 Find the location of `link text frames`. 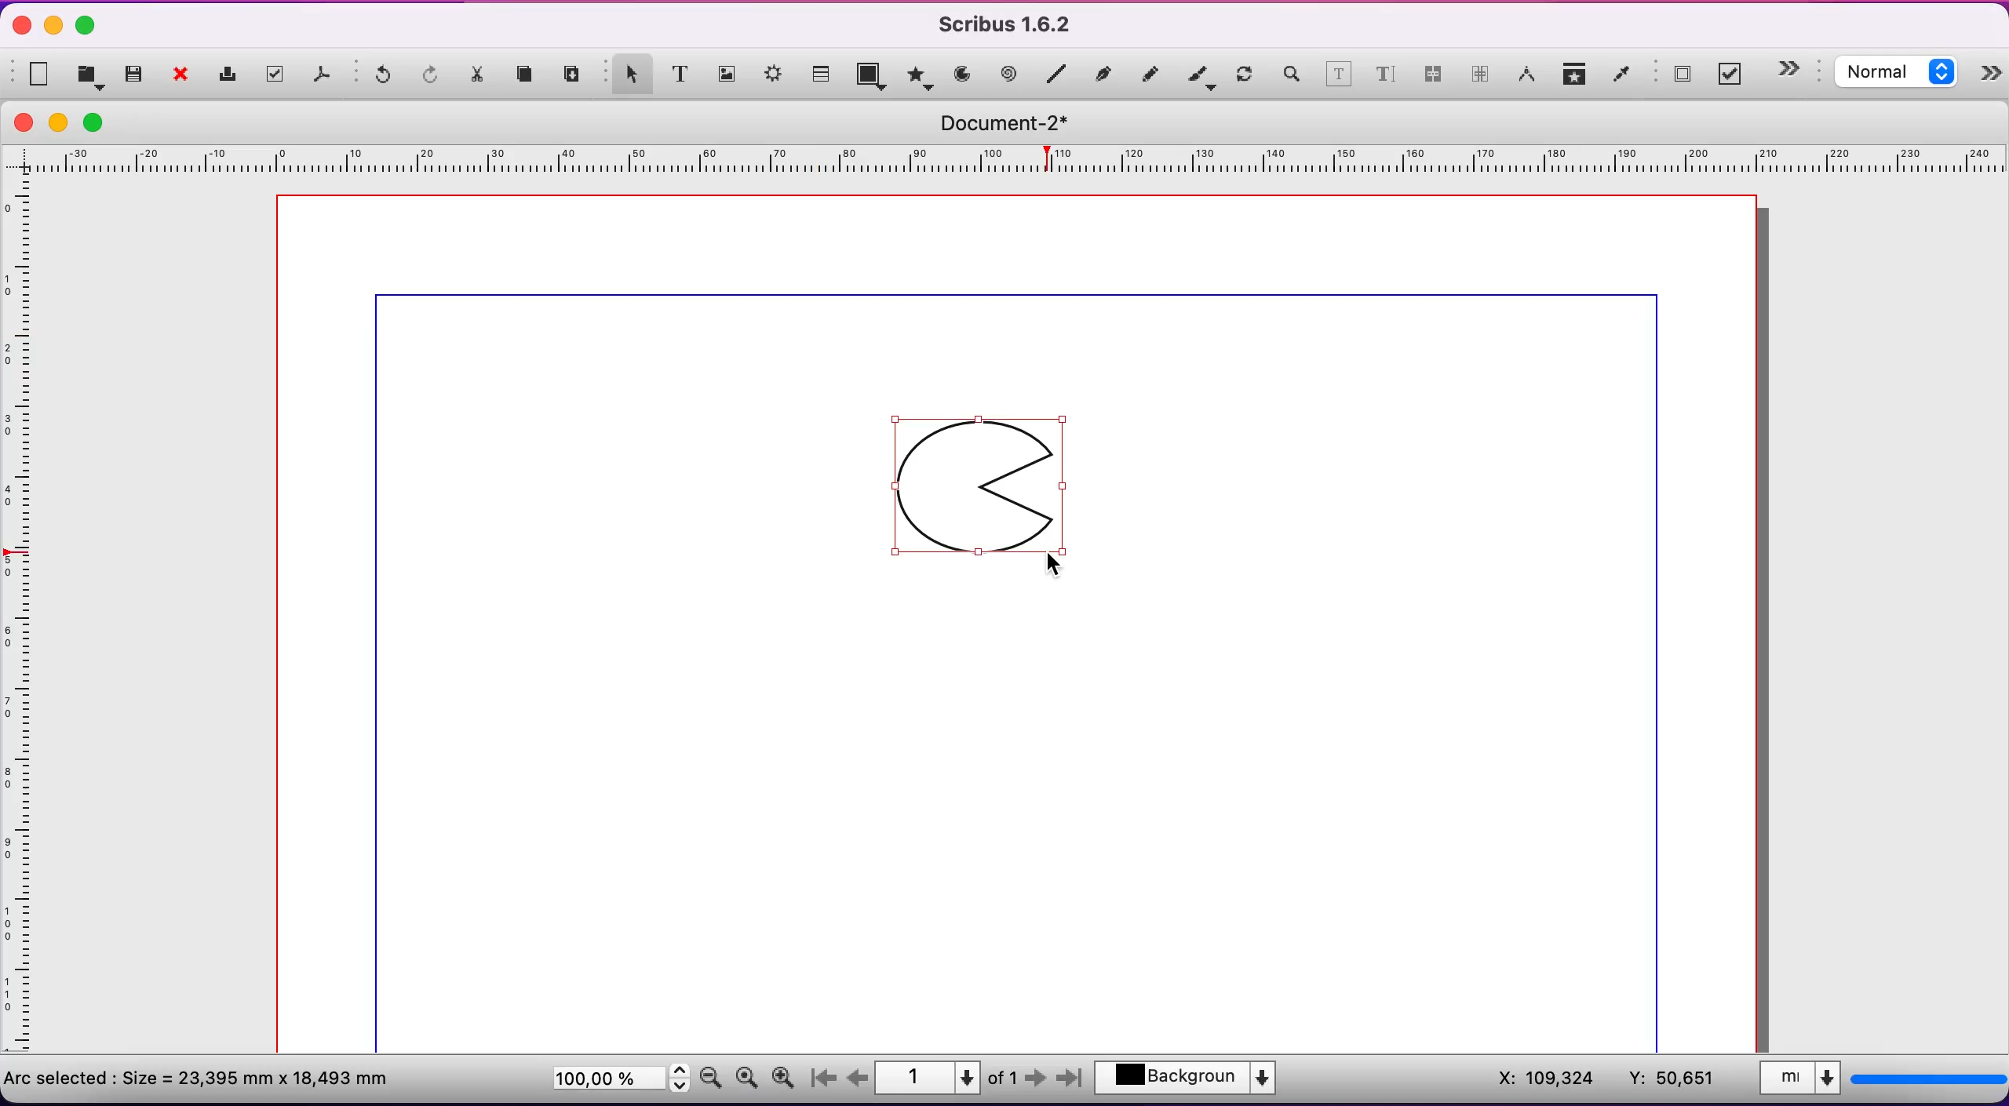

link text frames is located at coordinates (1433, 79).